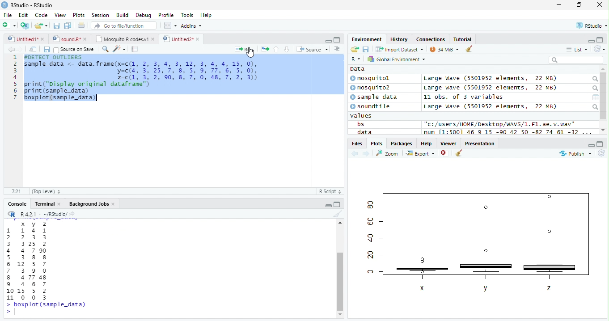  I want to click on Packages, so click(402, 144).